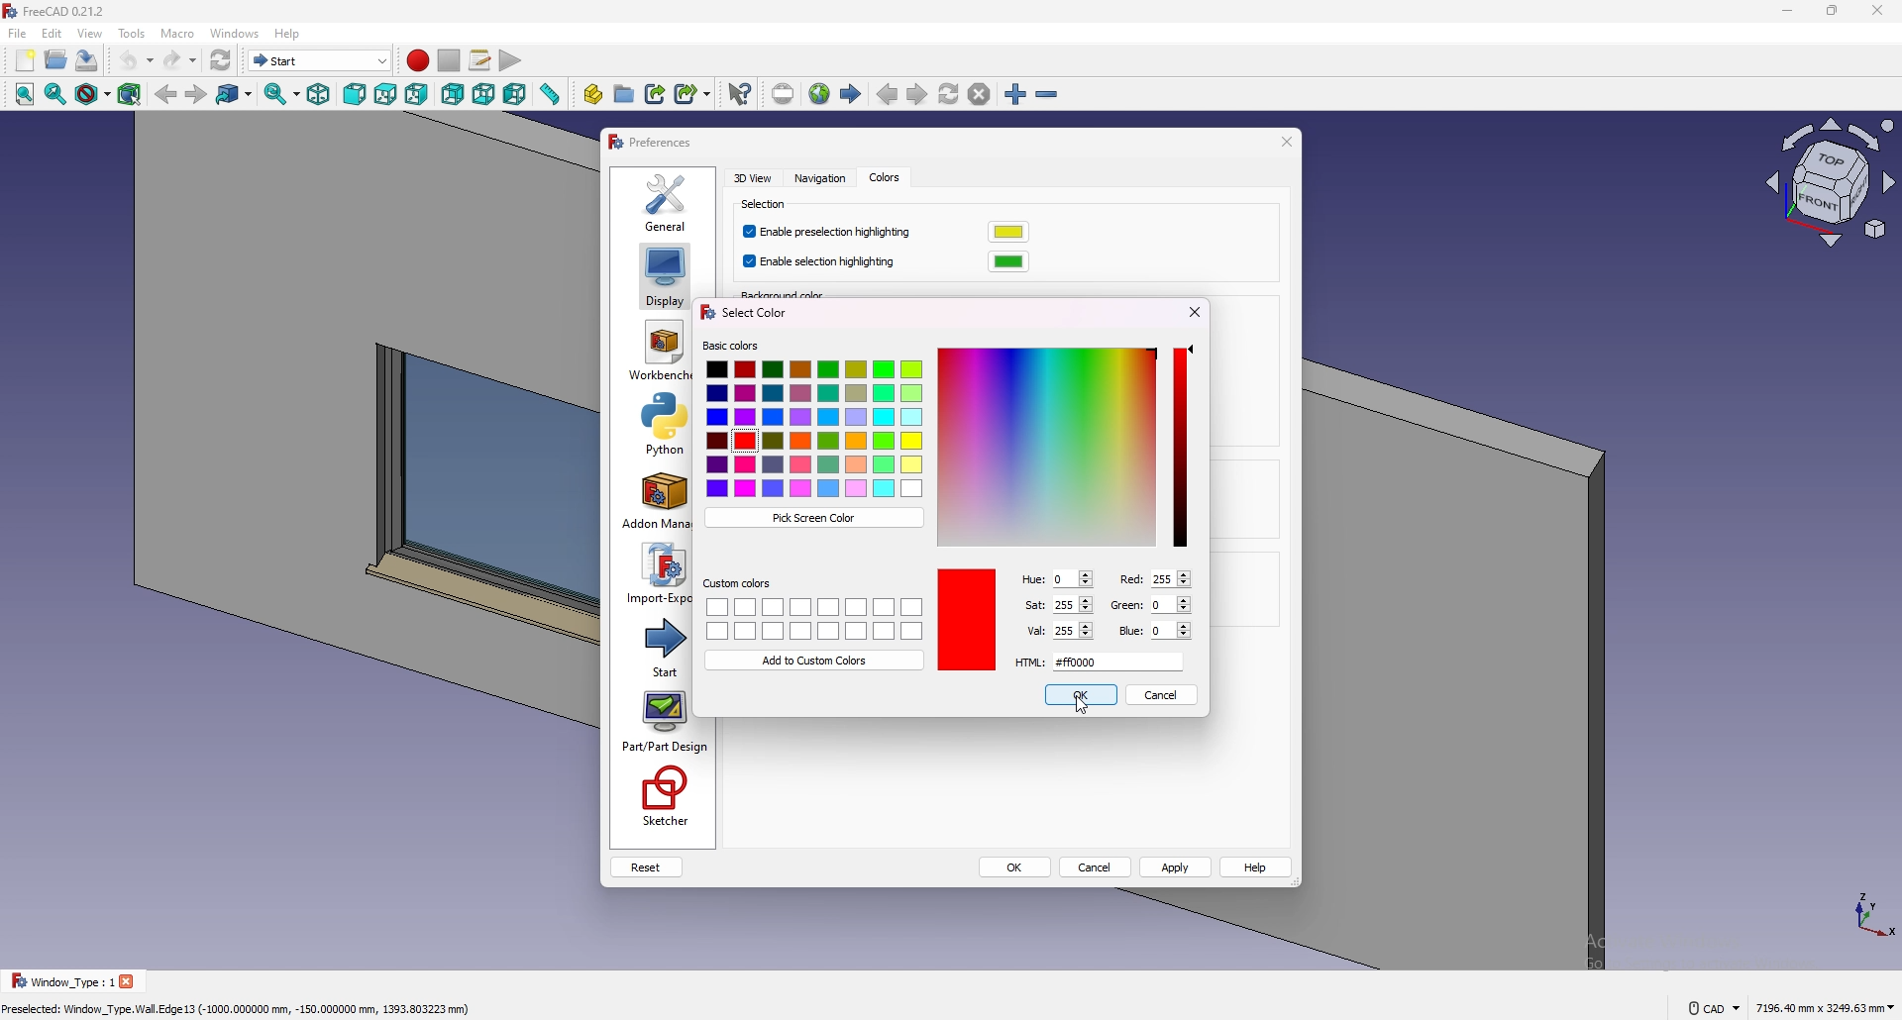  What do you see at coordinates (1128, 578) in the screenshot?
I see `Red:` at bounding box center [1128, 578].